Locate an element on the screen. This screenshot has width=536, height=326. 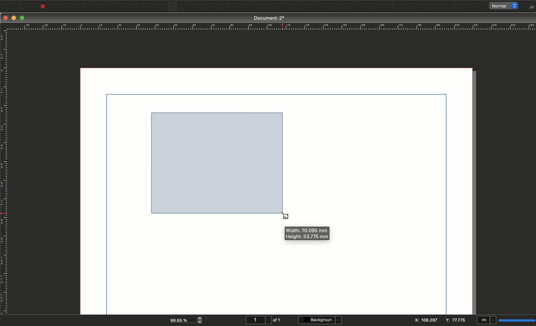
99.65 % is located at coordinates (181, 320).